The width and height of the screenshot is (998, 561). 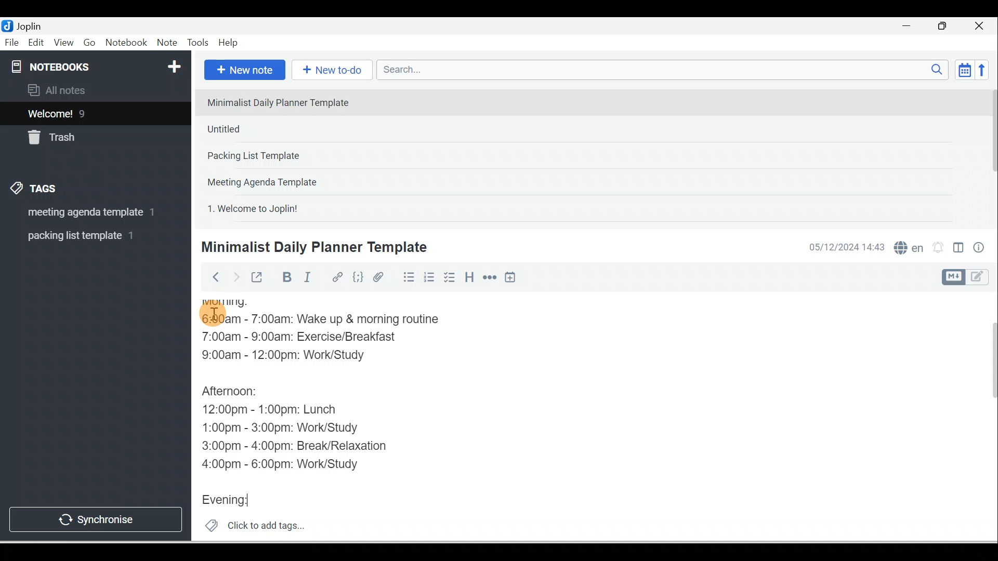 I want to click on Close, so click(x=982, y=26).